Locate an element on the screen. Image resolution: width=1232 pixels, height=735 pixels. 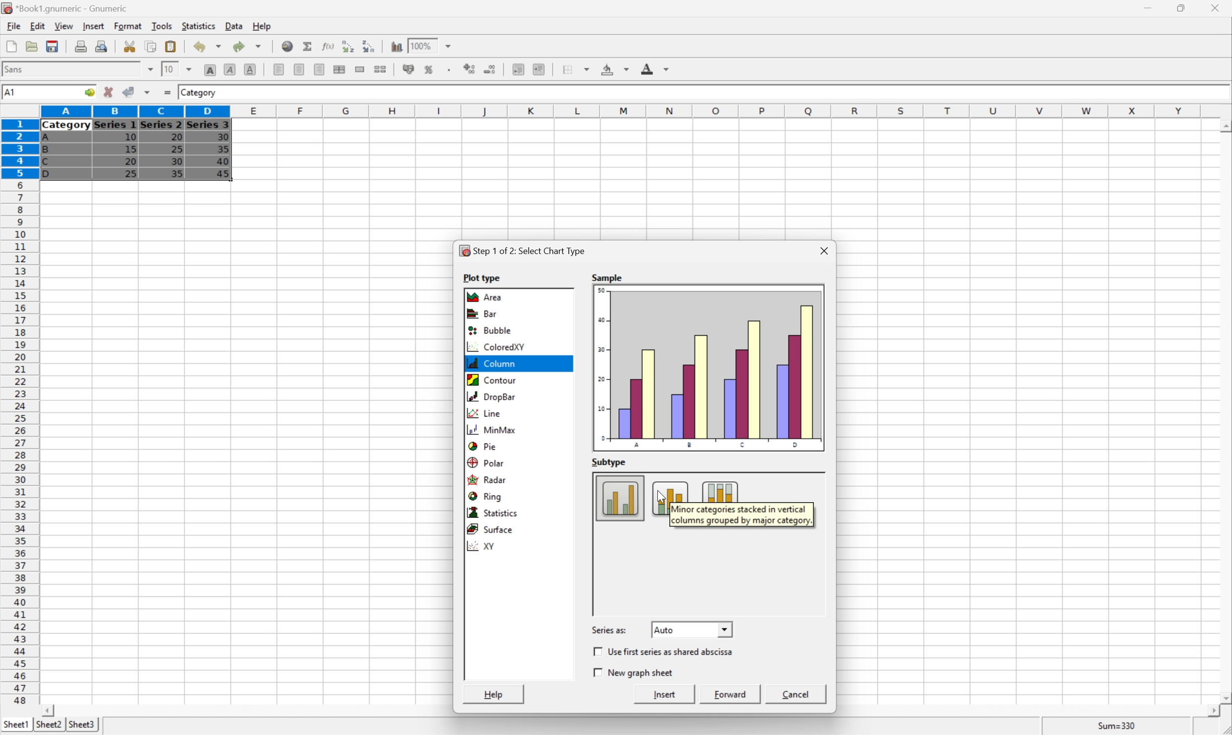
20 is located at coordinates (175, 135).